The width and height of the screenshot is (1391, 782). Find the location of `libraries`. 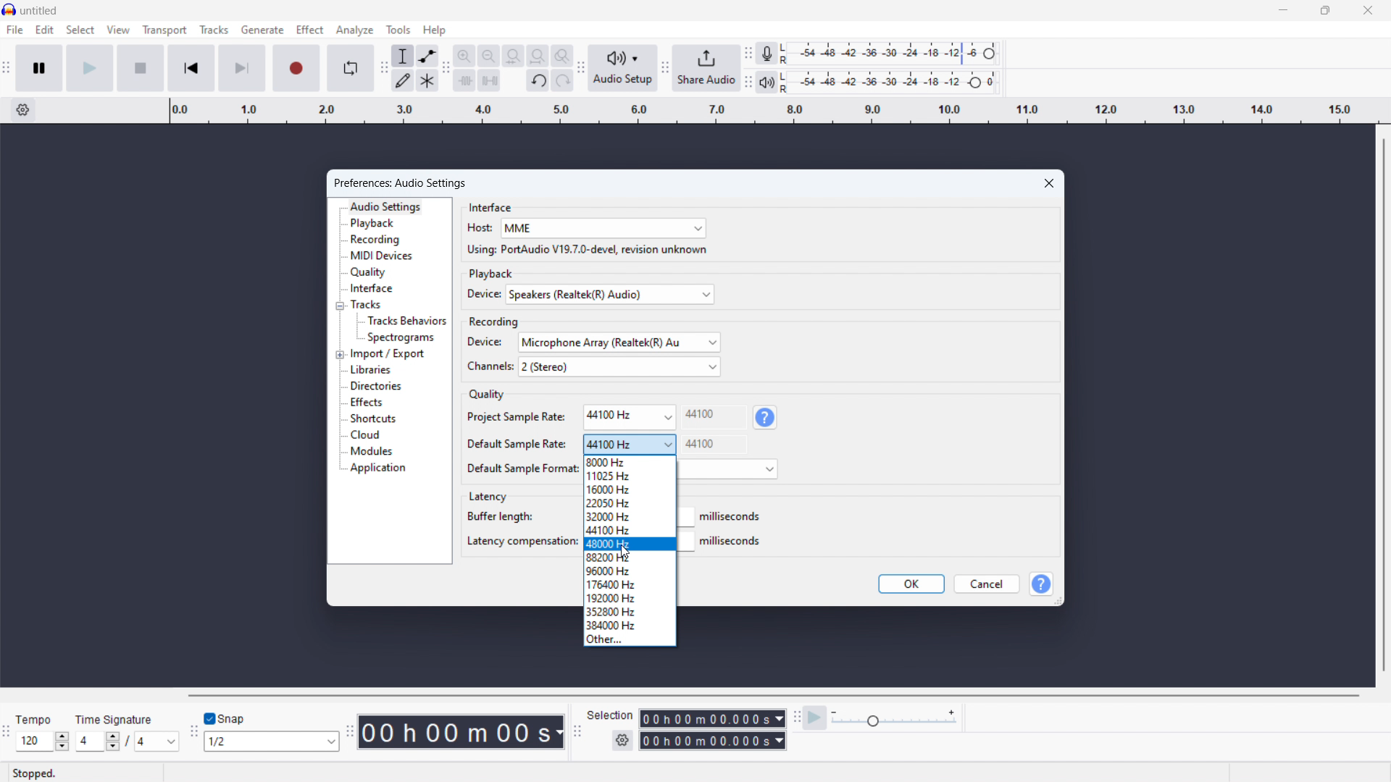

libraries is located at coordinates (372, 369).